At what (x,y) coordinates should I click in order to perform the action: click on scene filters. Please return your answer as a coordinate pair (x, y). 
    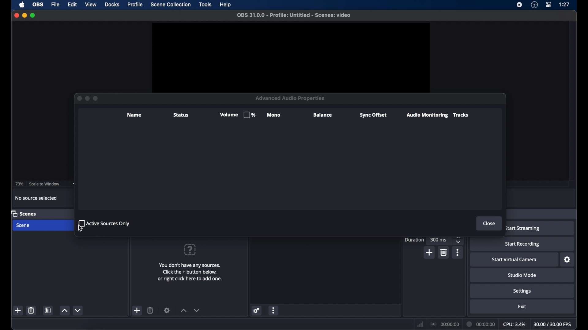
    Looking at the image, I should click on (48, 310).